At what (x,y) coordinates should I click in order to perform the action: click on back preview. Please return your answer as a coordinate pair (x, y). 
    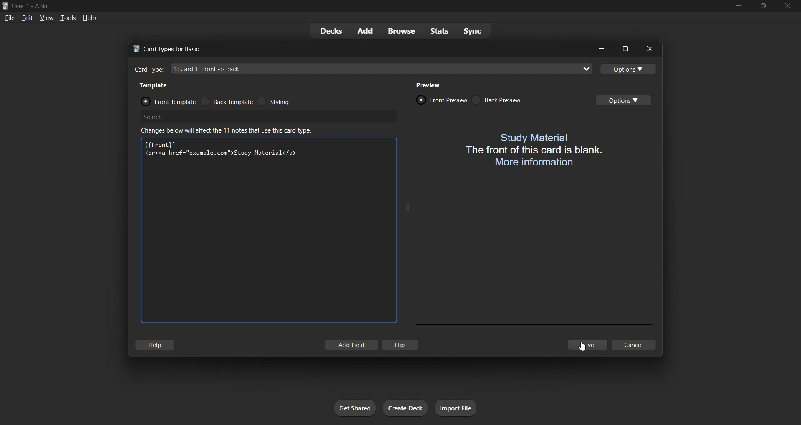
    Looking at the image, I should click on (503, 100).